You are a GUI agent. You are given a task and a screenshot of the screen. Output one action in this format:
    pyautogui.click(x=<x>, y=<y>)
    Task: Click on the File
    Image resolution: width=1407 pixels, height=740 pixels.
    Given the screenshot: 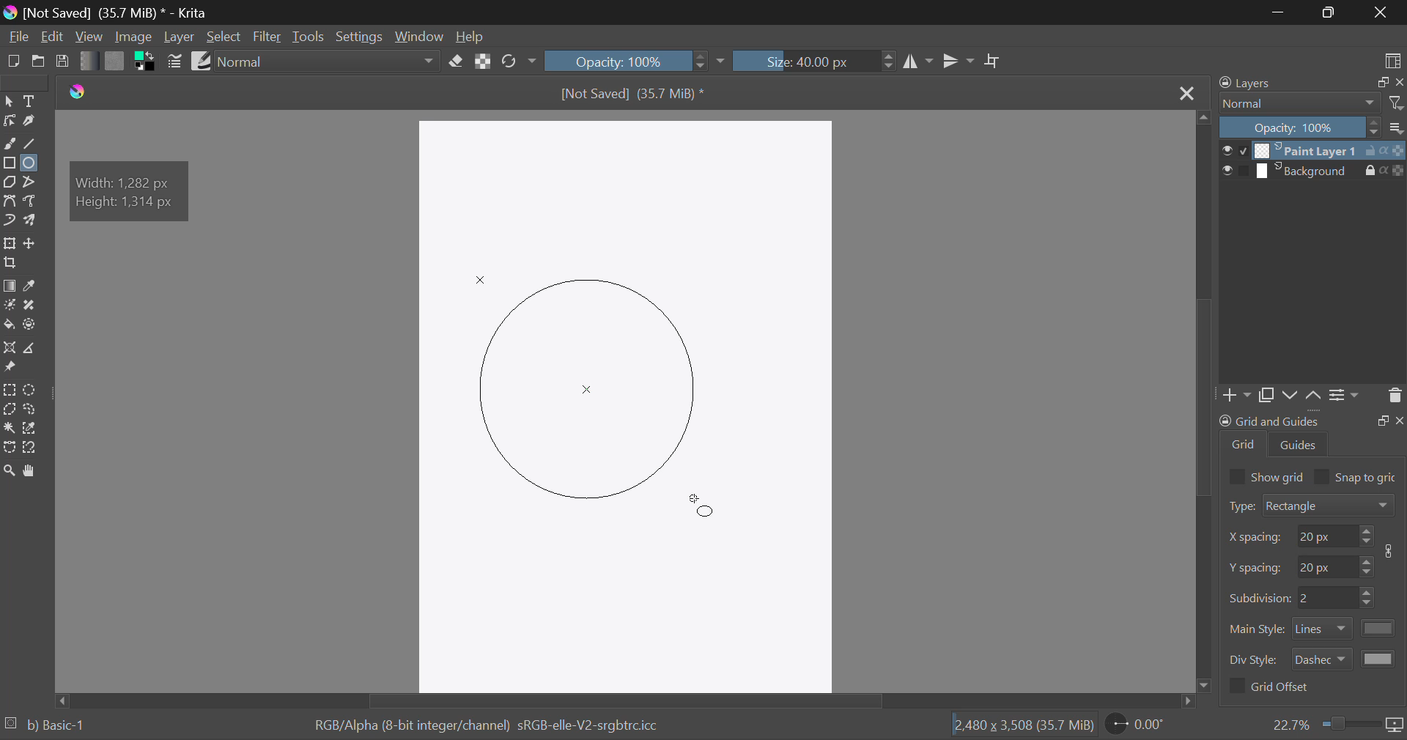 What is the action you would take?
    pyautogui.click(x=18, y=39)
    